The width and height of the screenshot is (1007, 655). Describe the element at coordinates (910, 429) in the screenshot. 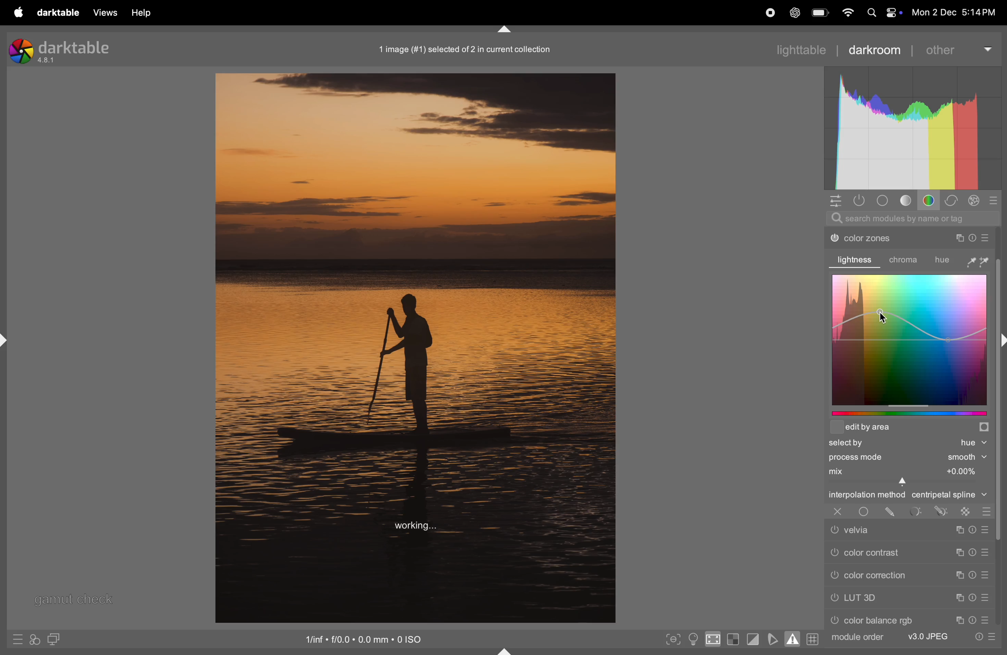

I see `edit area` at that location.